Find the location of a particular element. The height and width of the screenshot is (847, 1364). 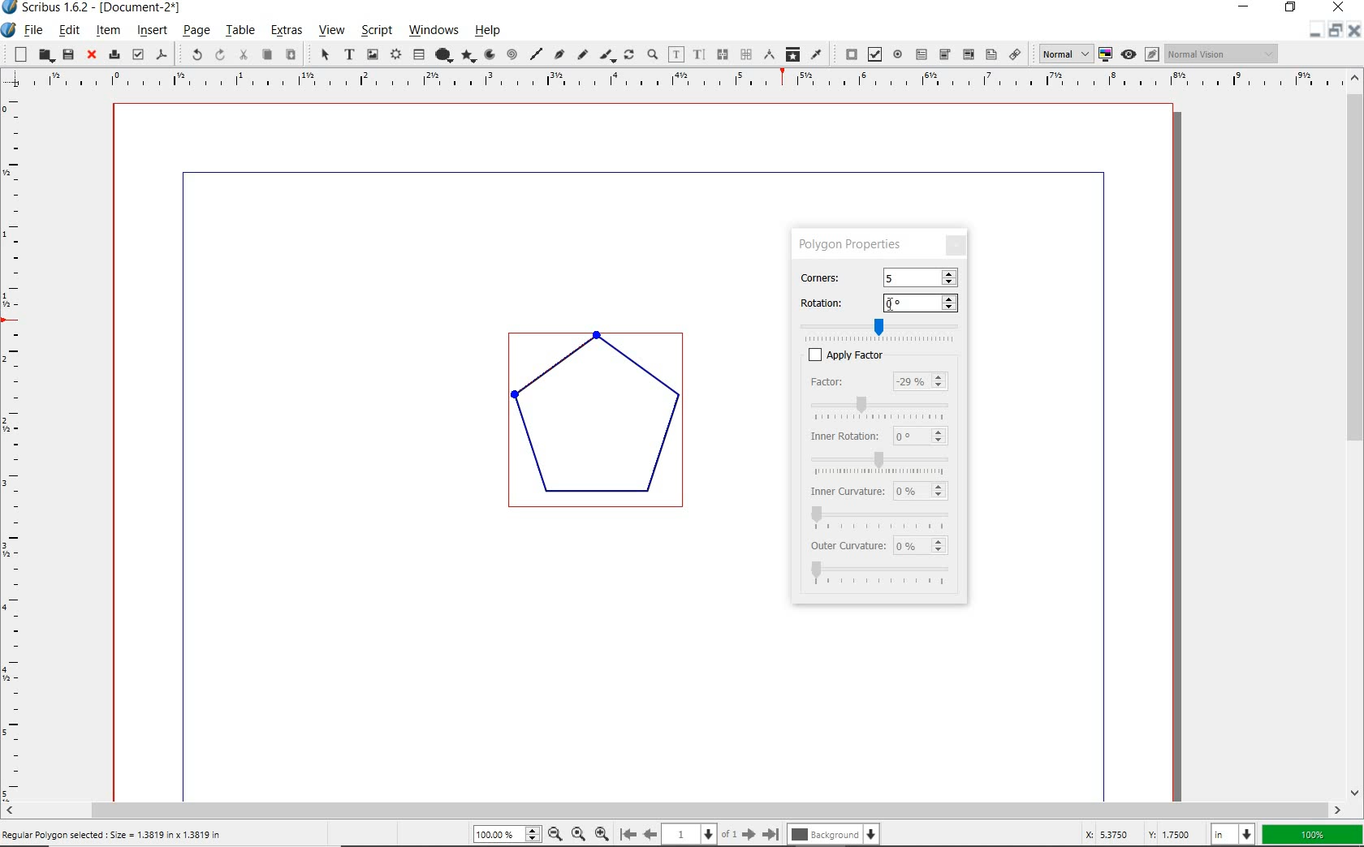

image frame is located at coordinates (371, 54).